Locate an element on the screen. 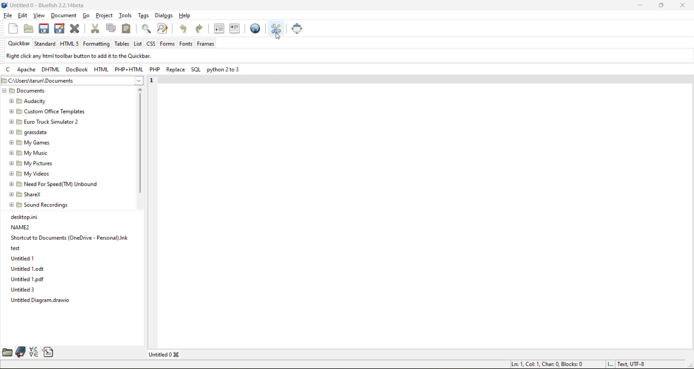  Untitled 1.odt is located at coordinates (26, 269).